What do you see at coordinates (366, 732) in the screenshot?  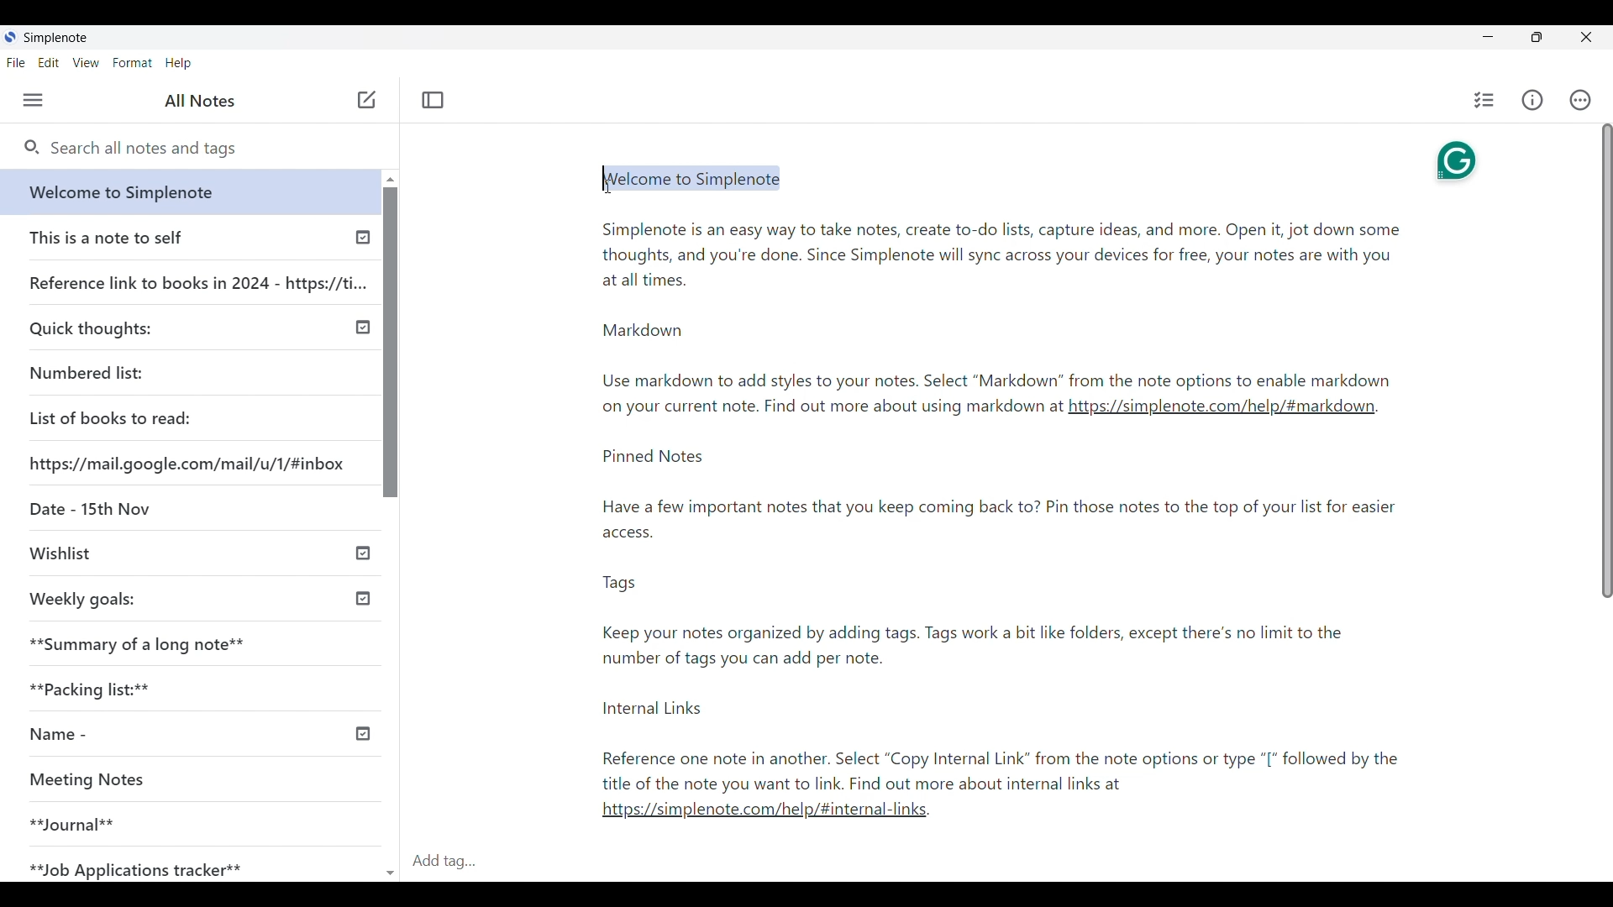 I see `Check icon indicates published notes` at bounding box center [366, 732].